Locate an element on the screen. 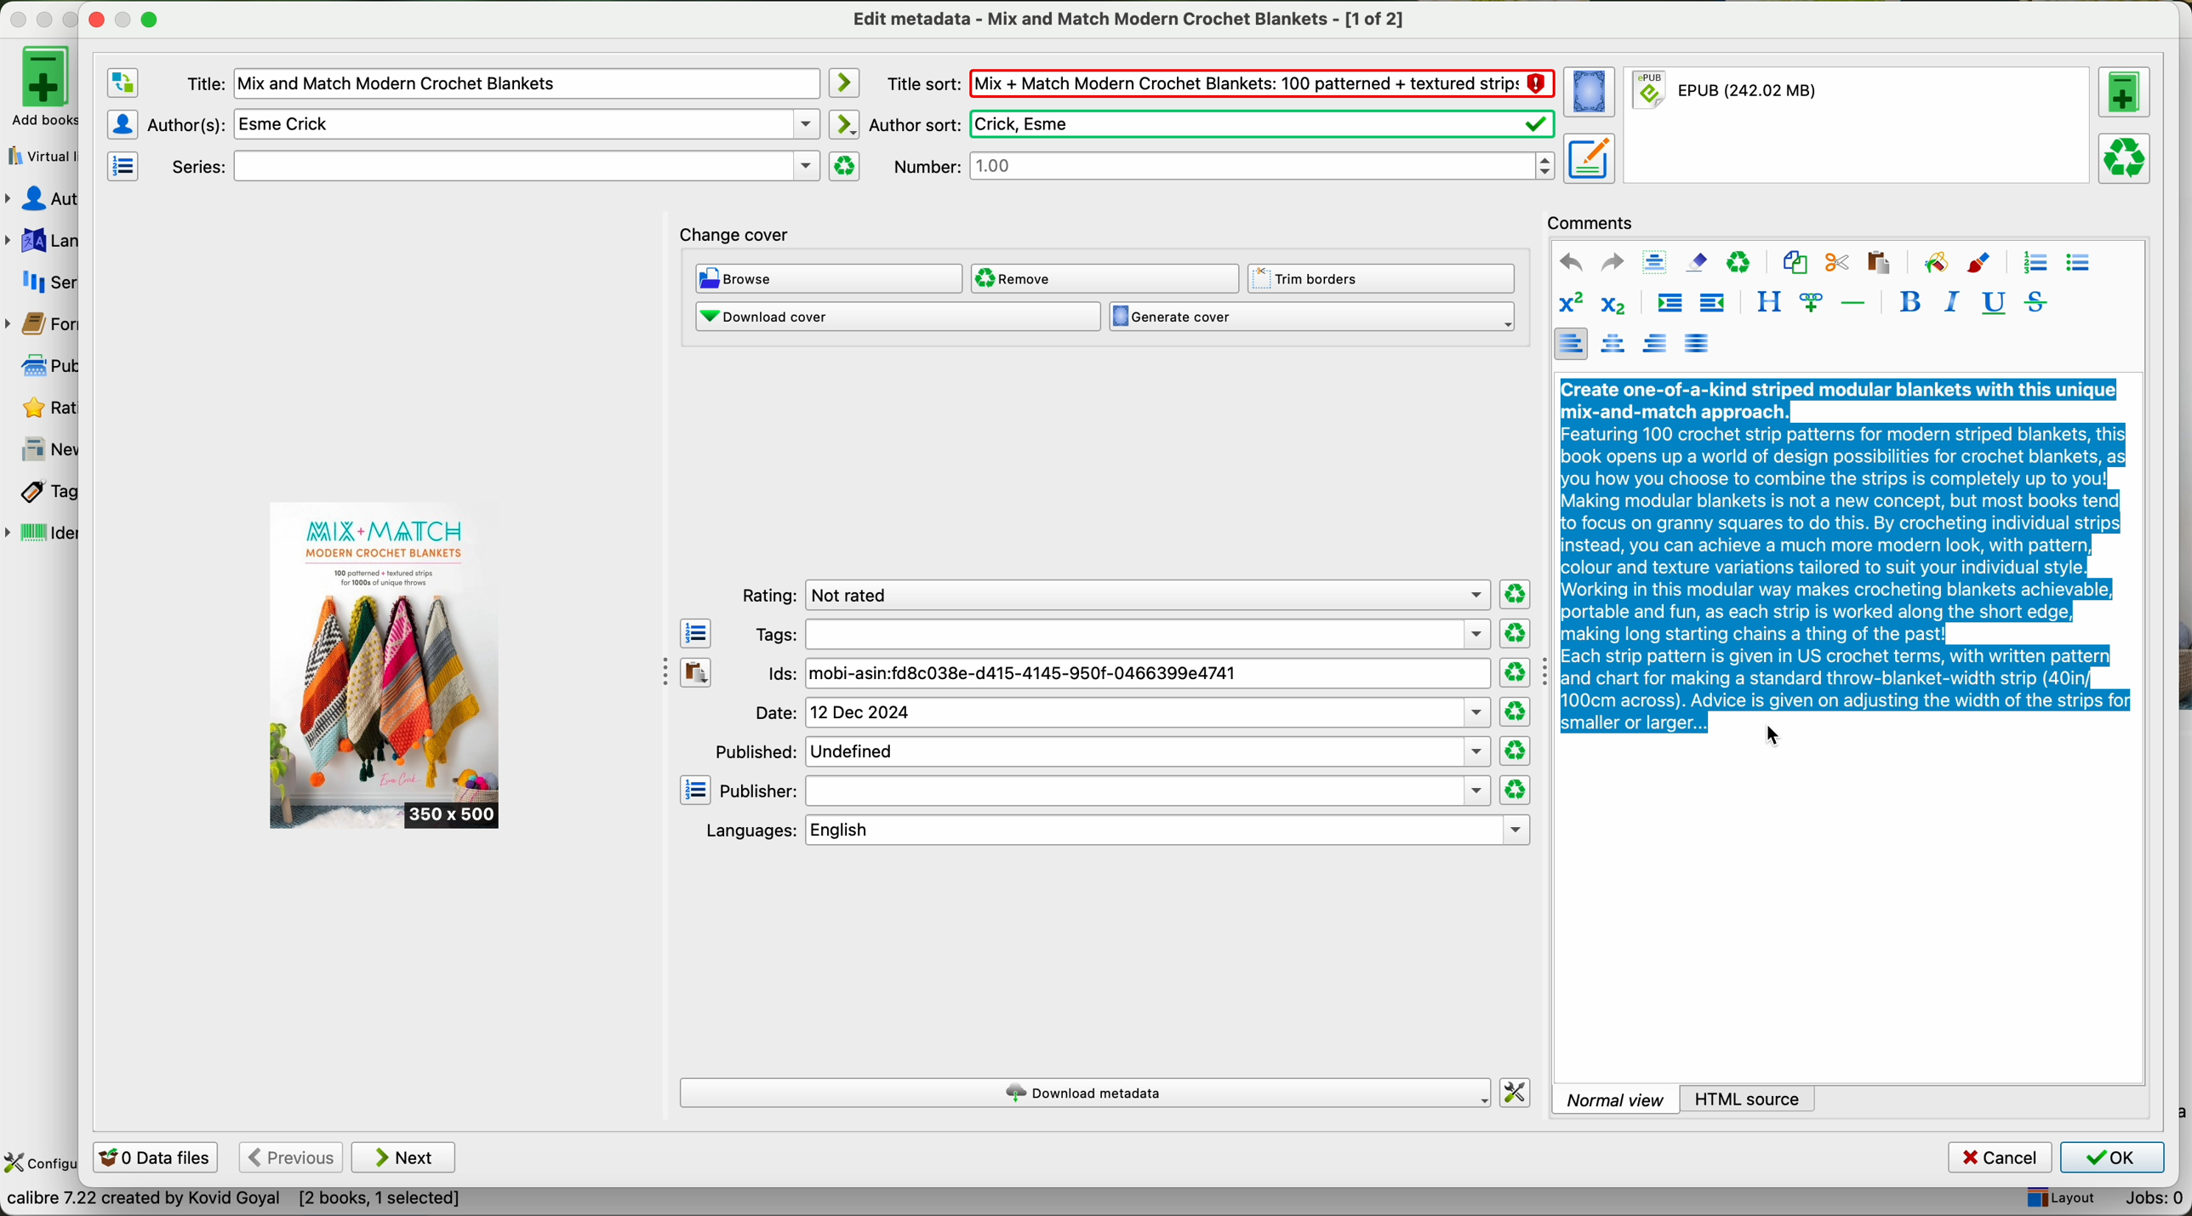  remove the selected format from this book is located at coordinates (2127, 157).